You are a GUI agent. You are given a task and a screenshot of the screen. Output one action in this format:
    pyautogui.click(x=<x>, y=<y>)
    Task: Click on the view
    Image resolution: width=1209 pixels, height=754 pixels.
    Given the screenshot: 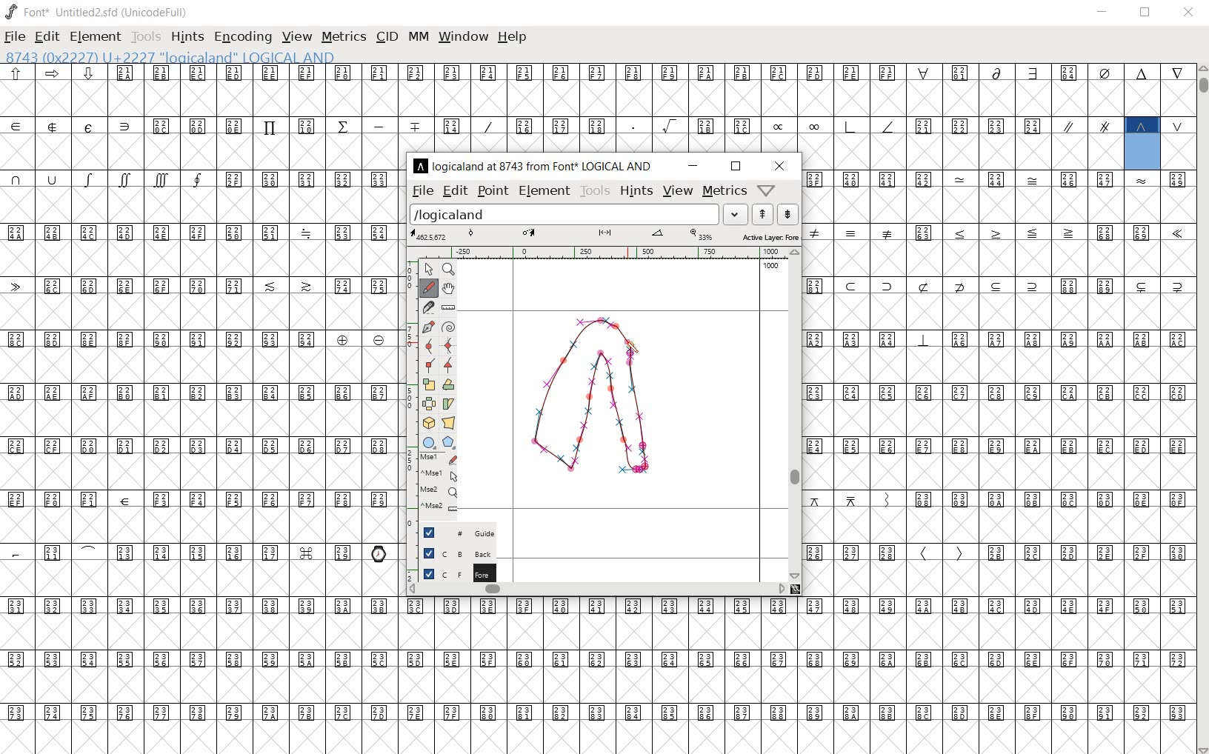 What is the action you would take?
    pyautogui.click(x=296, y=36)
    